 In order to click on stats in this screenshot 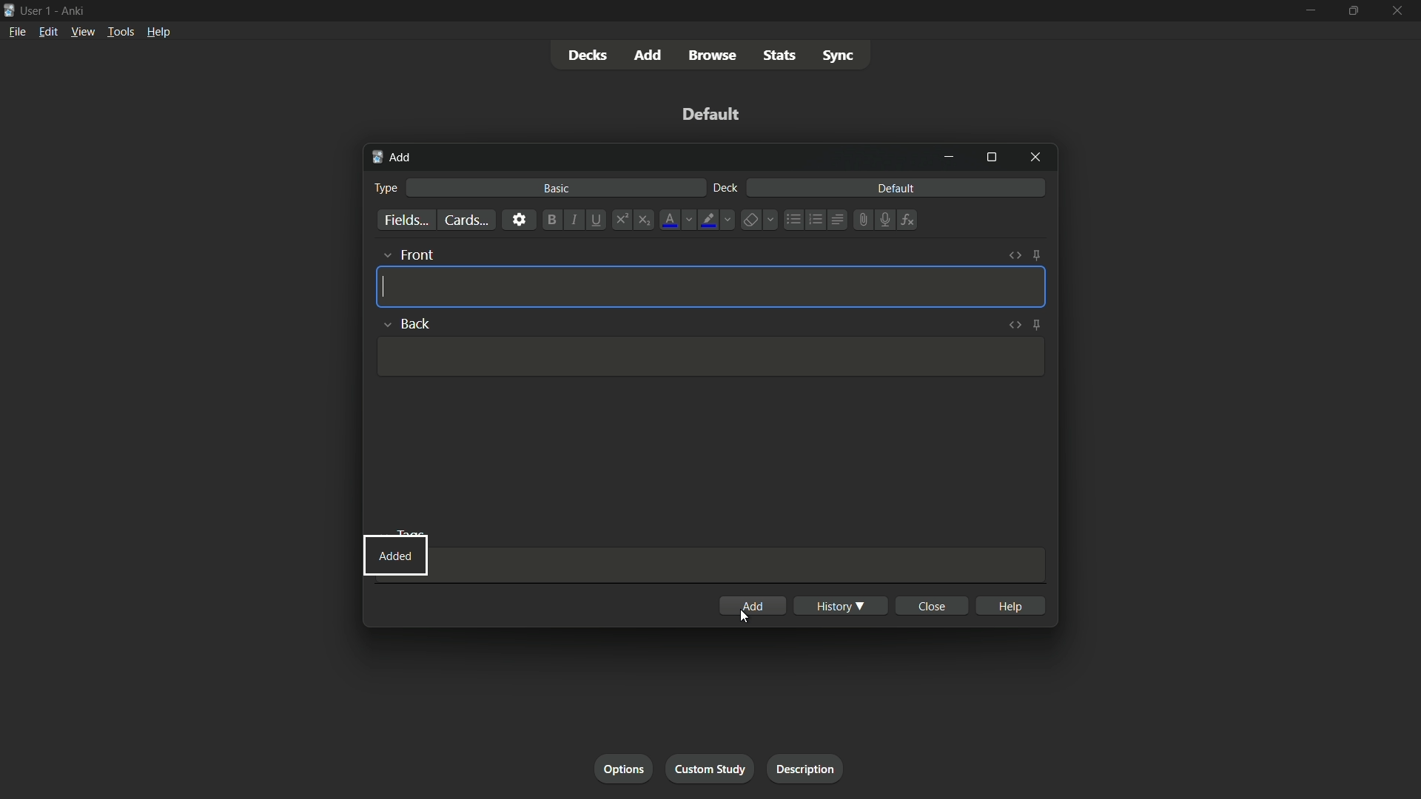, I will do `click(783, 56)`.